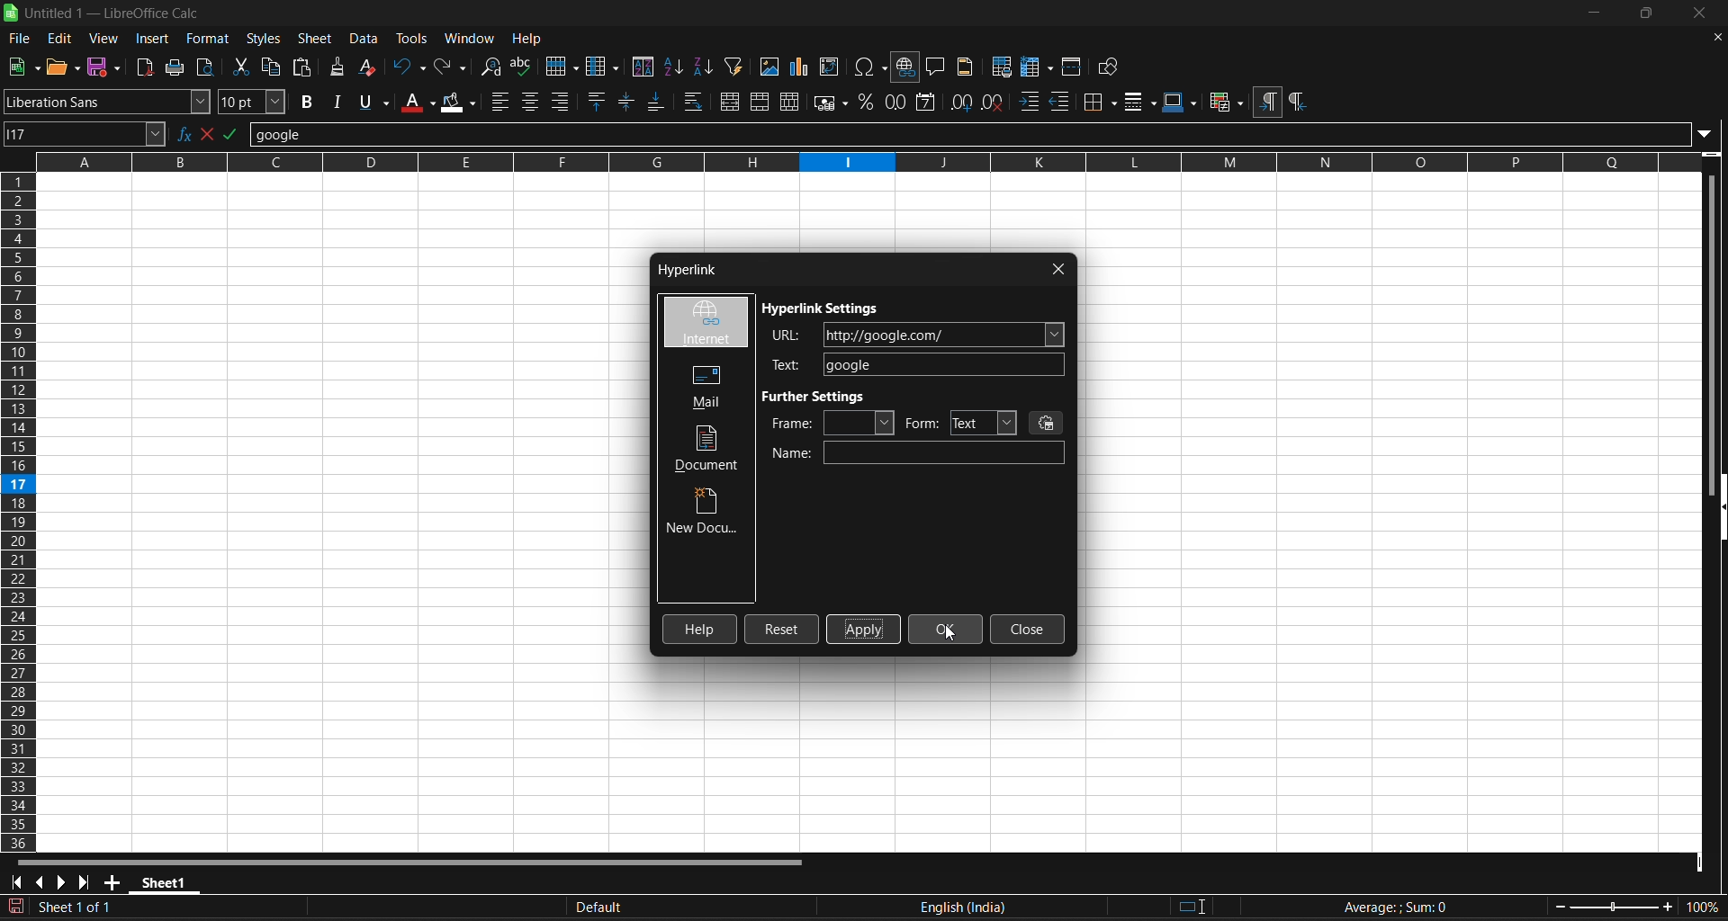 The width and height of the screenshot is (1728, 921). What do you see at coordinates (1717, 317) in the screenshot?
I see `vertical scroll bar` at bounding box center [1717, 317].